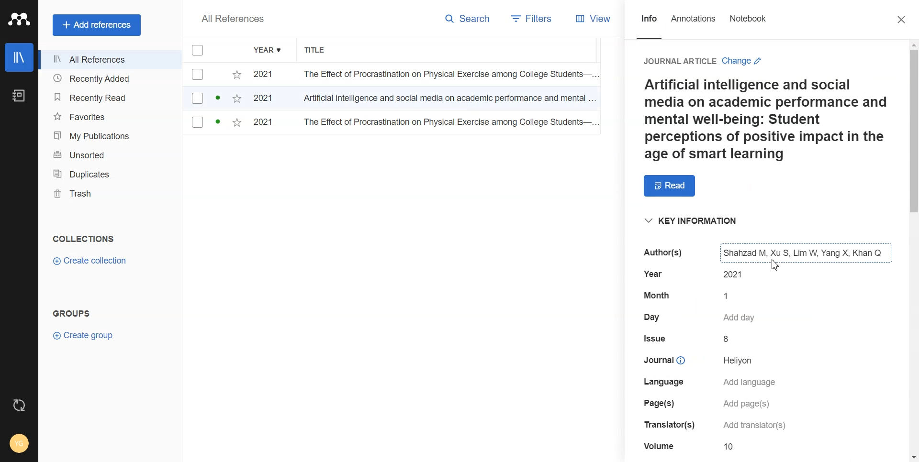 Image resolution: width=919 pixels, height=462 pixels. I want to click on Close, so click(902, 20).